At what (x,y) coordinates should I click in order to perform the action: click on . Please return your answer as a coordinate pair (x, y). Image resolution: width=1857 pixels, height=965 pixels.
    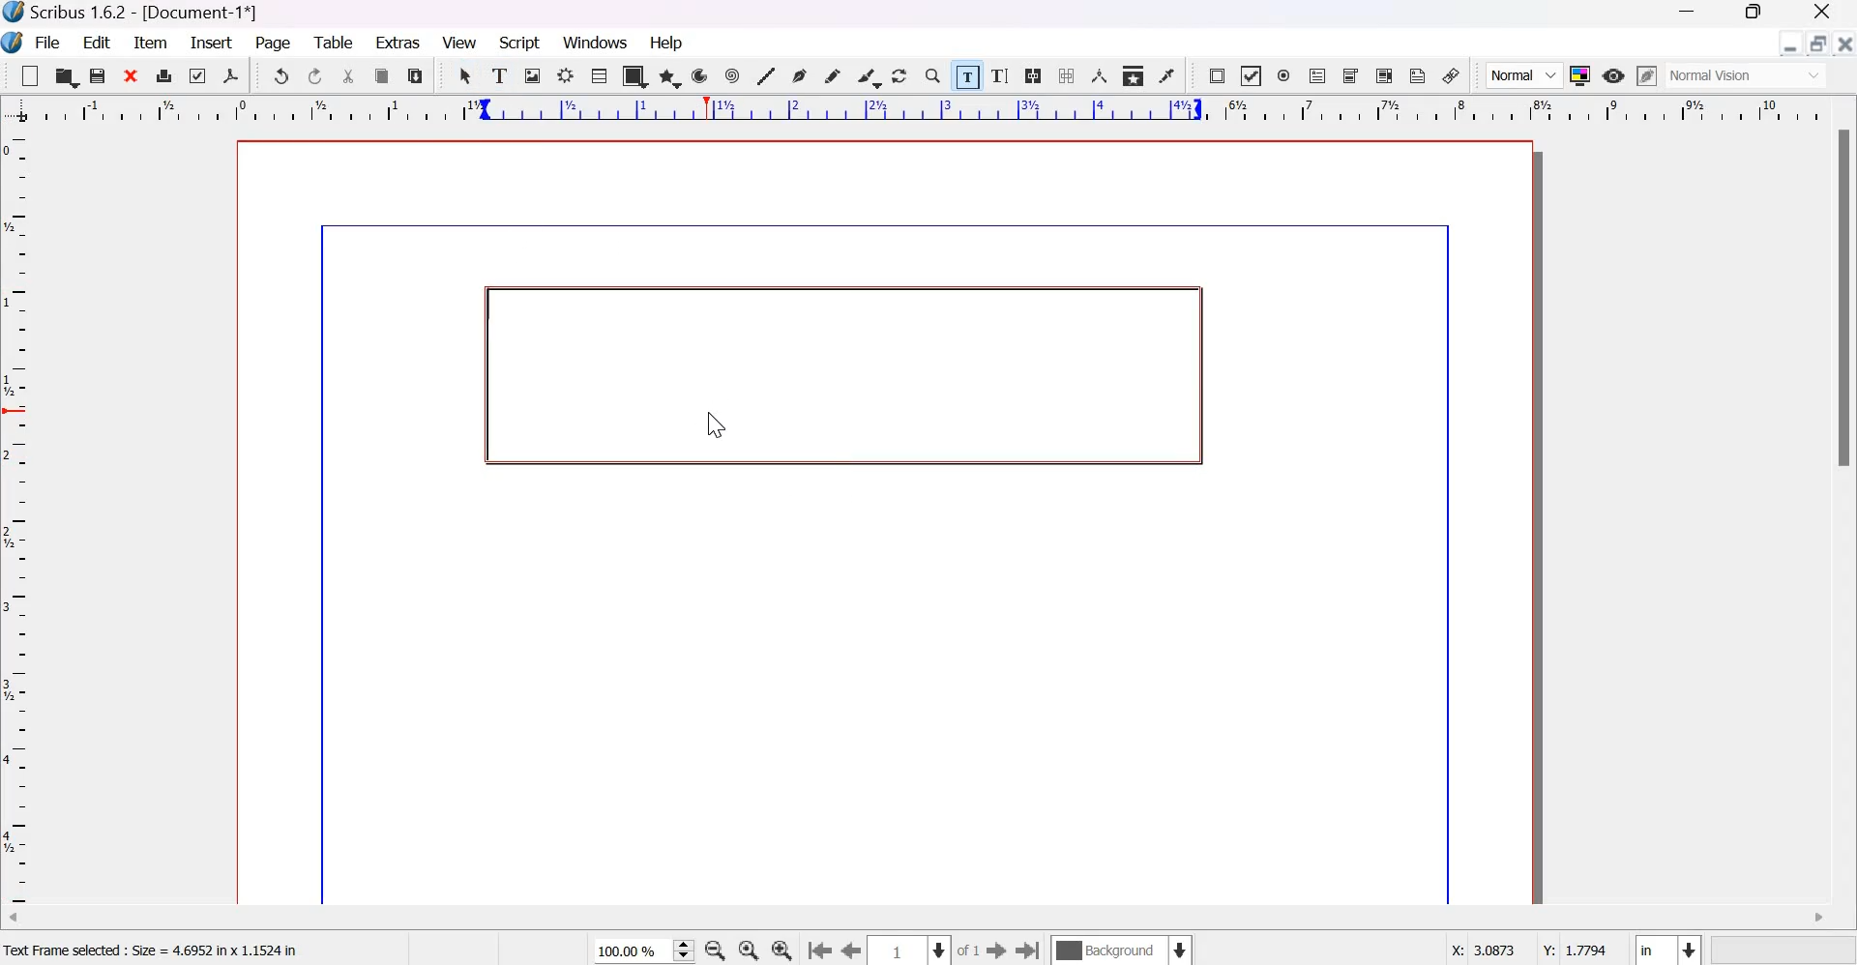
    Looking at the image, I should click on (932, 74).